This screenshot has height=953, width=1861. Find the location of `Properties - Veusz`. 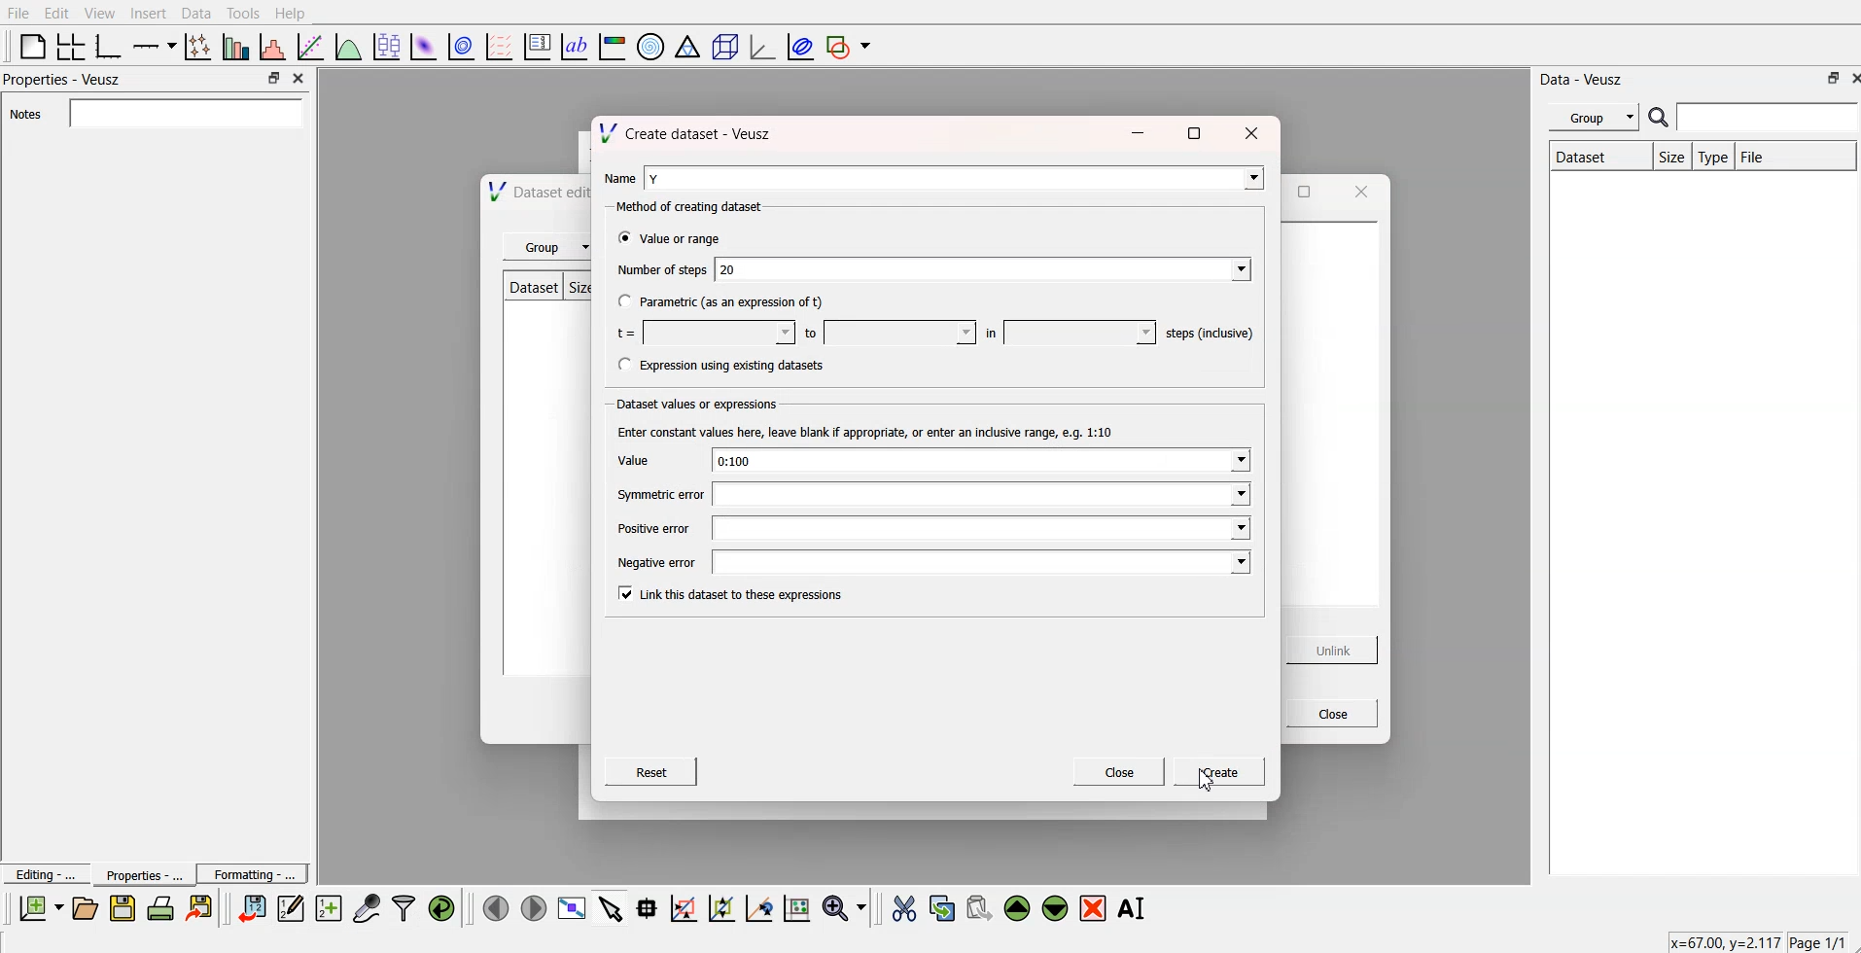

Properties - Veusz is located at coordinates (63, 81).